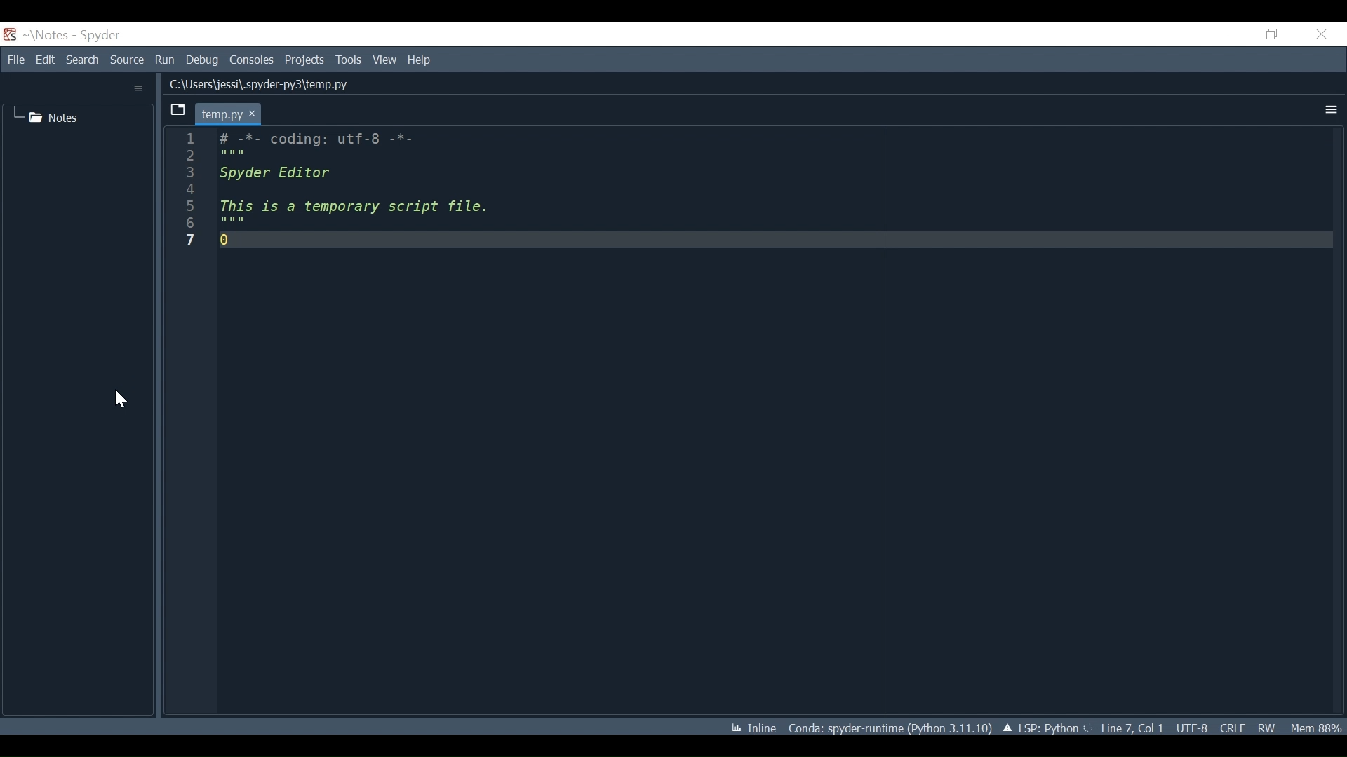 This screenshot has height=757, width=1347. Describe the element at coordinates (304, 60) in the screenshot. I see `Projects` at that location.